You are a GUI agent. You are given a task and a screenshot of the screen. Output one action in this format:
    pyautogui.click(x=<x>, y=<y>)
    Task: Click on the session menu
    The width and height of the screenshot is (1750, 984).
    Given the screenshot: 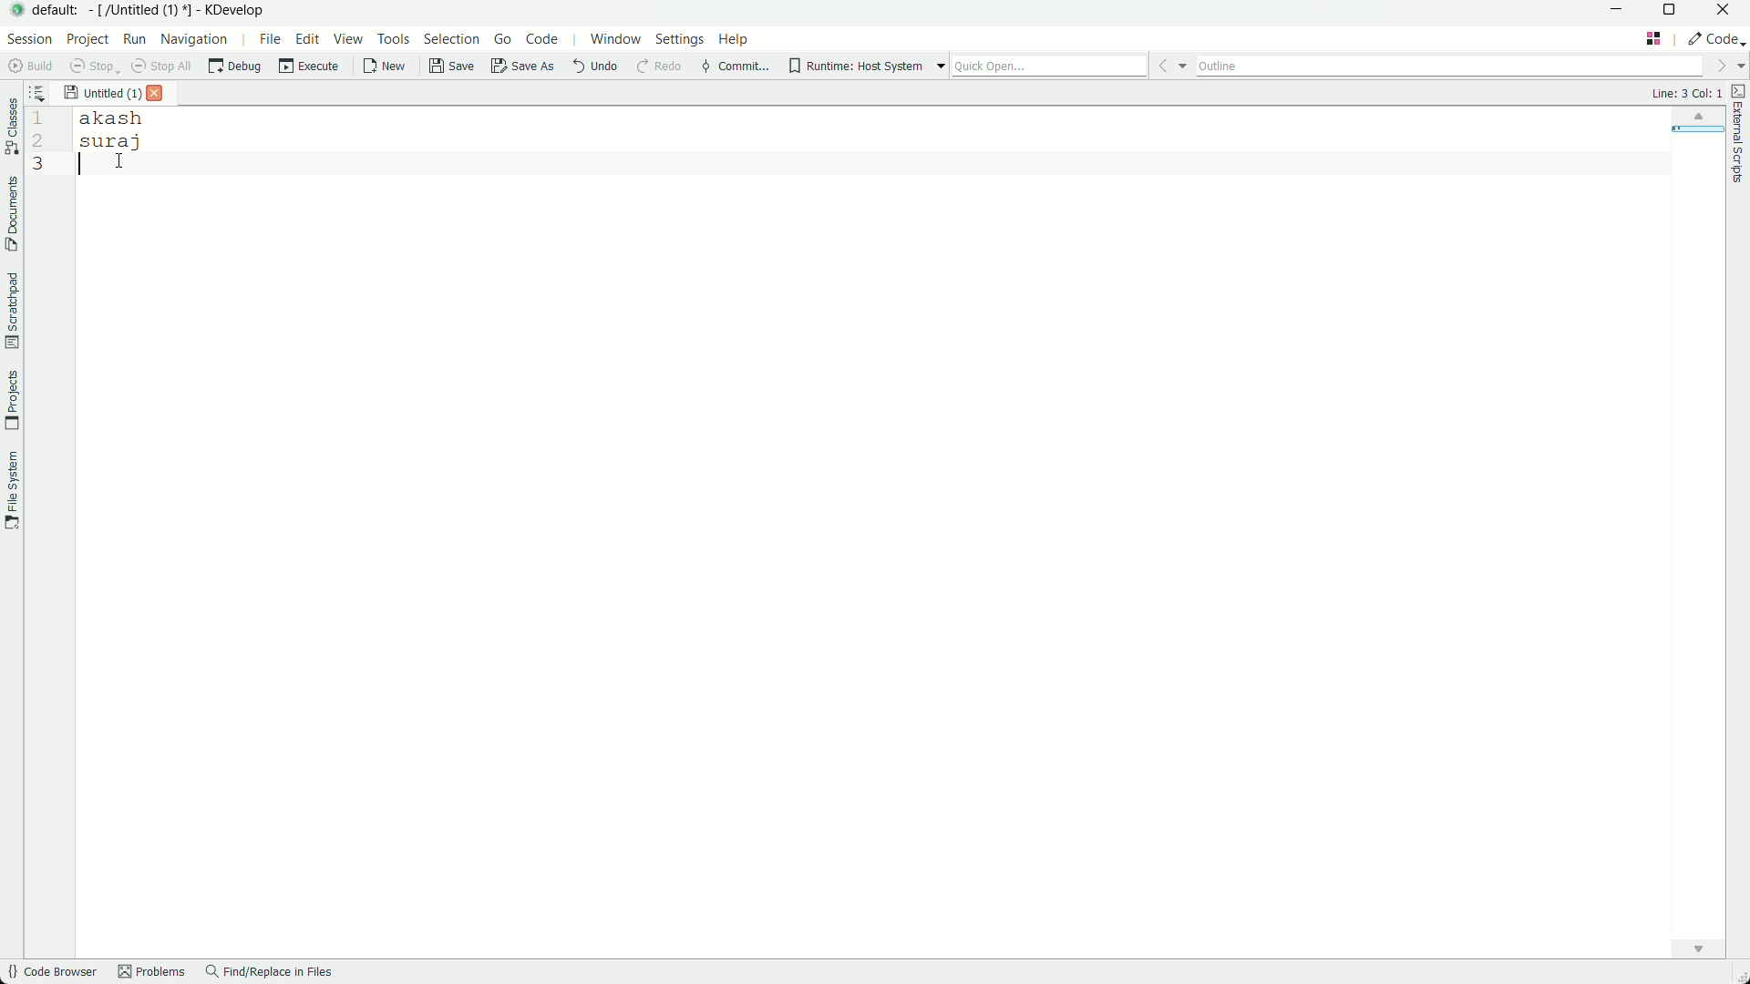 What is the action you would take?
    pyautogui.click(x=28, y=38)
    